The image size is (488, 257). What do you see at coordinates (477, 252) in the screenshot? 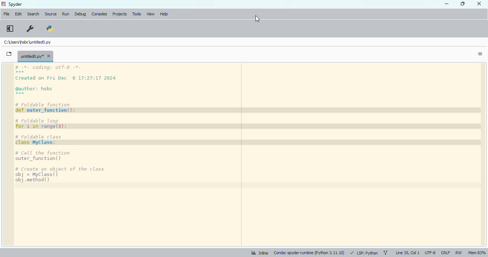
I see `Mem 83%` at bounding box center [477, 252].